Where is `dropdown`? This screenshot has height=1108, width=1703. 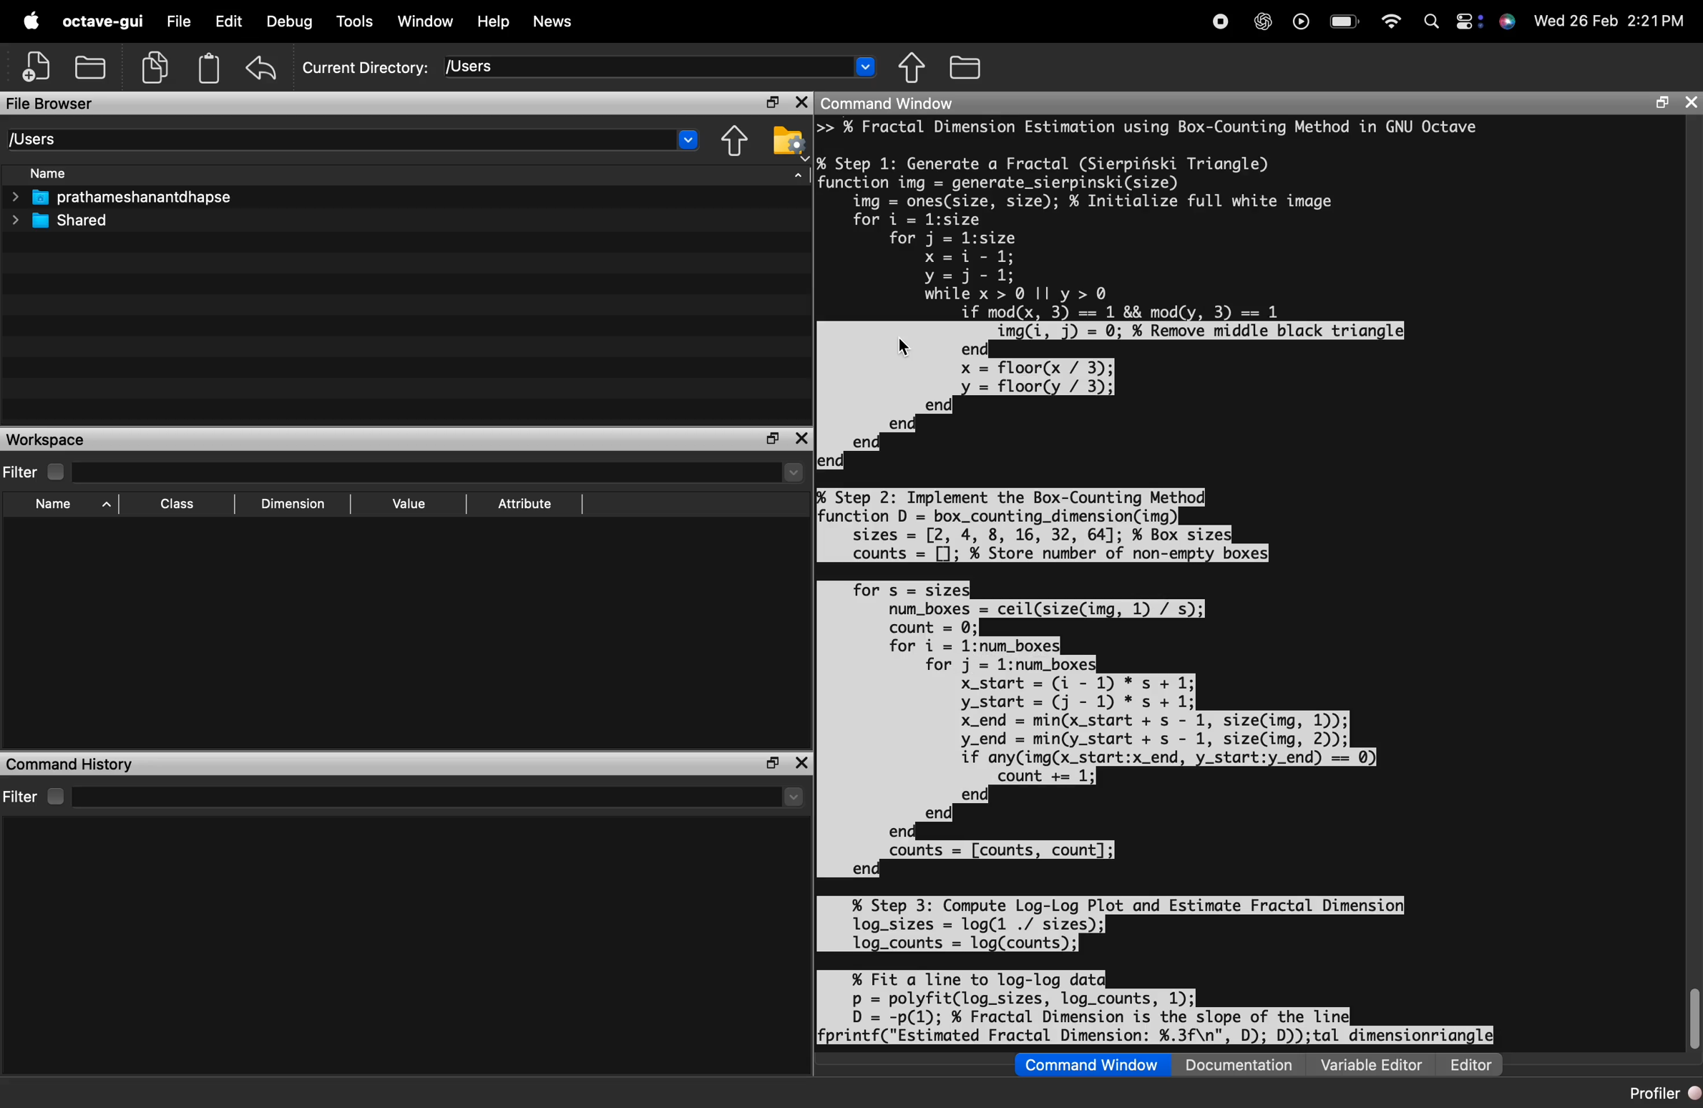
dropdown is located at coordinates (794, 475).